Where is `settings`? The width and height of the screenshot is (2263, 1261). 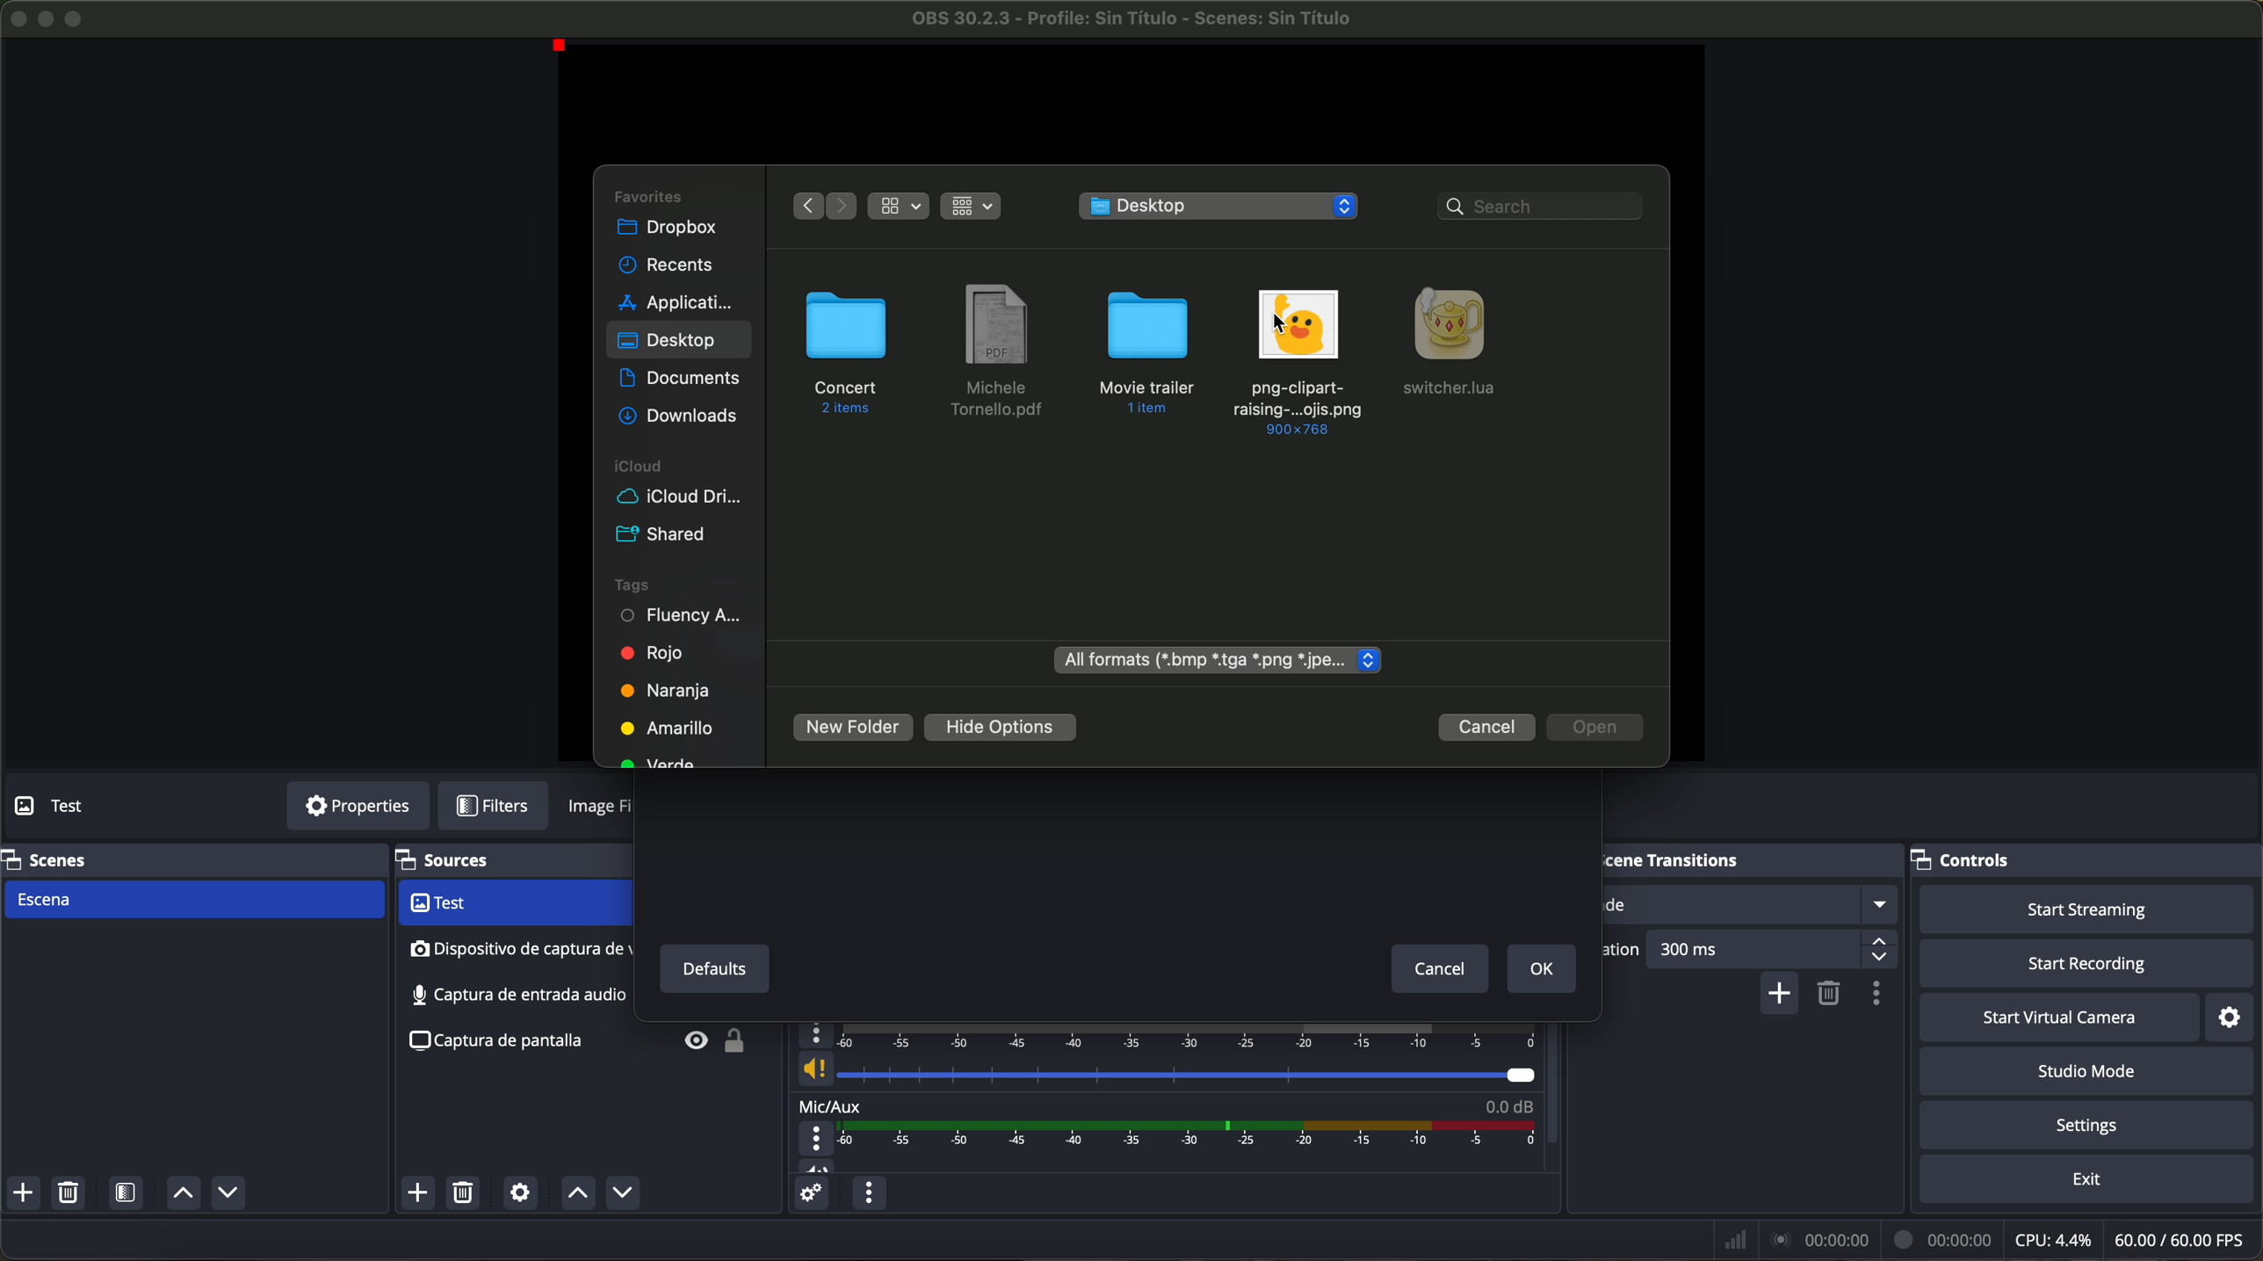
settings is located at coordinates (2238, 1016).